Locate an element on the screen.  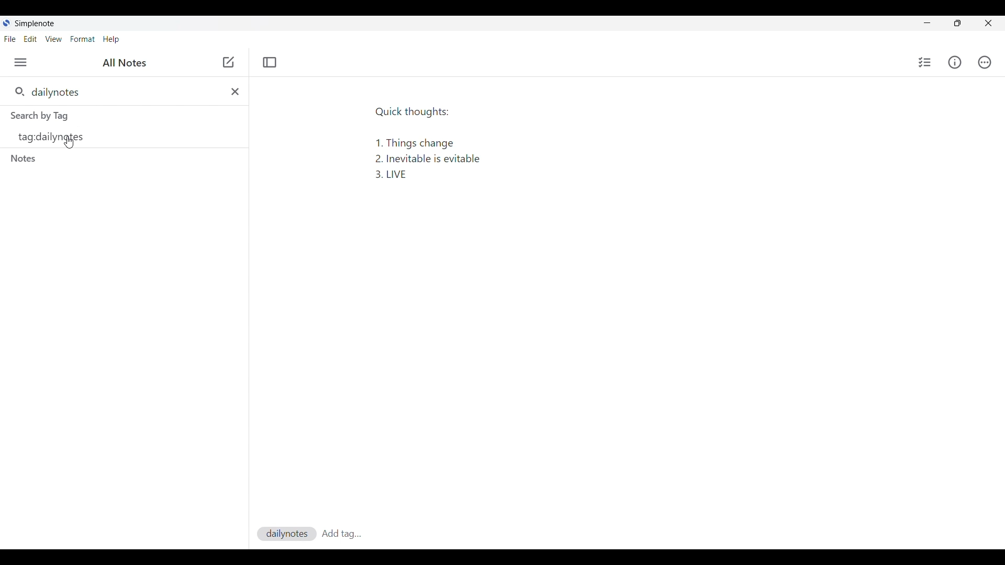
View menu is located at coordinates (53, 39).